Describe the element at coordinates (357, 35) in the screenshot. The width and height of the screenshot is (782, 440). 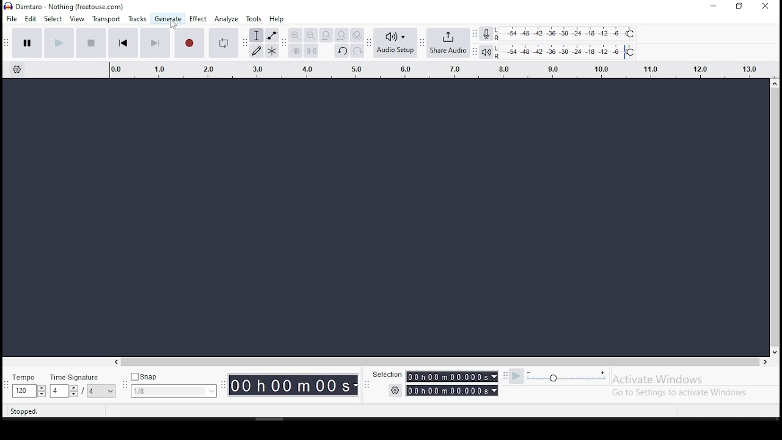
I see `zoom toggle` at that location.